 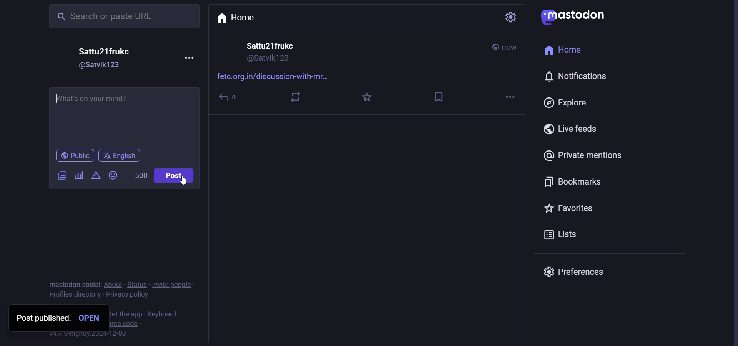 I want to click on post, so click(x=175, y=176).